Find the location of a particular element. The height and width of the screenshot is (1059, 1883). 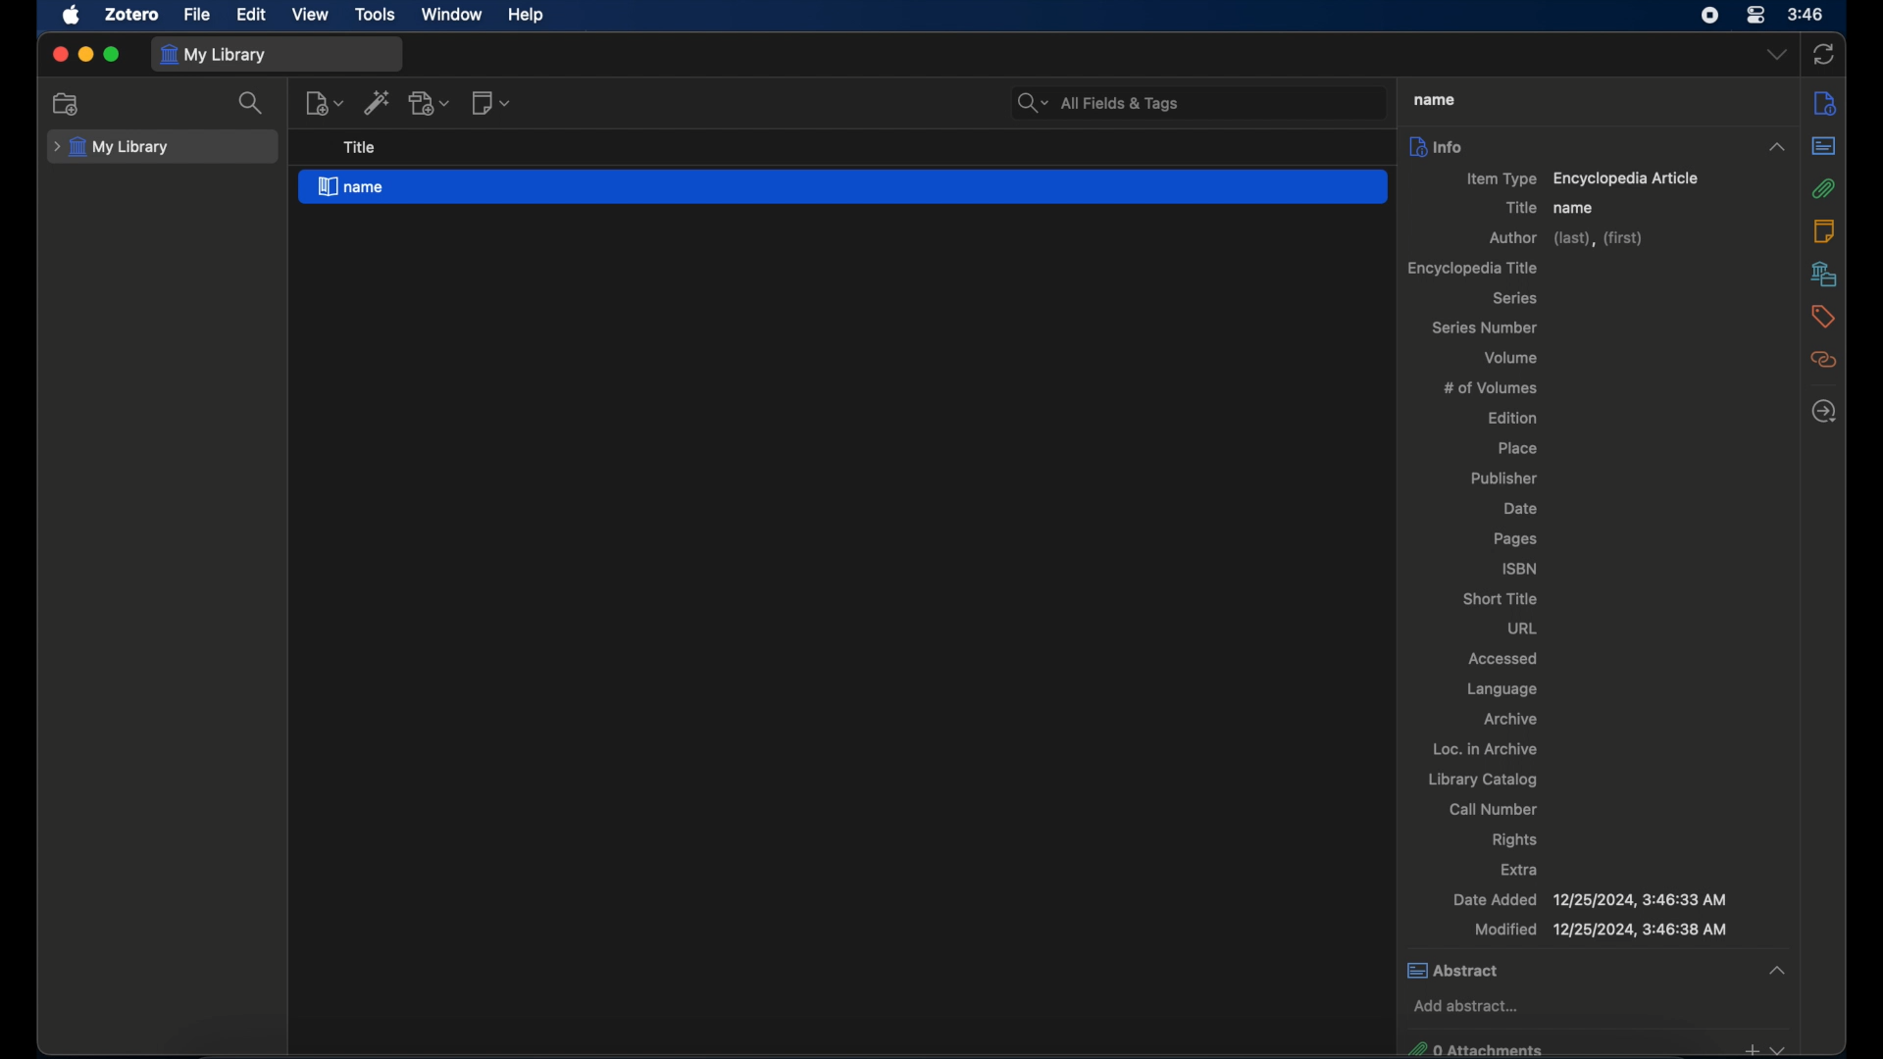

attachments is located at coordinates (1824, 188).